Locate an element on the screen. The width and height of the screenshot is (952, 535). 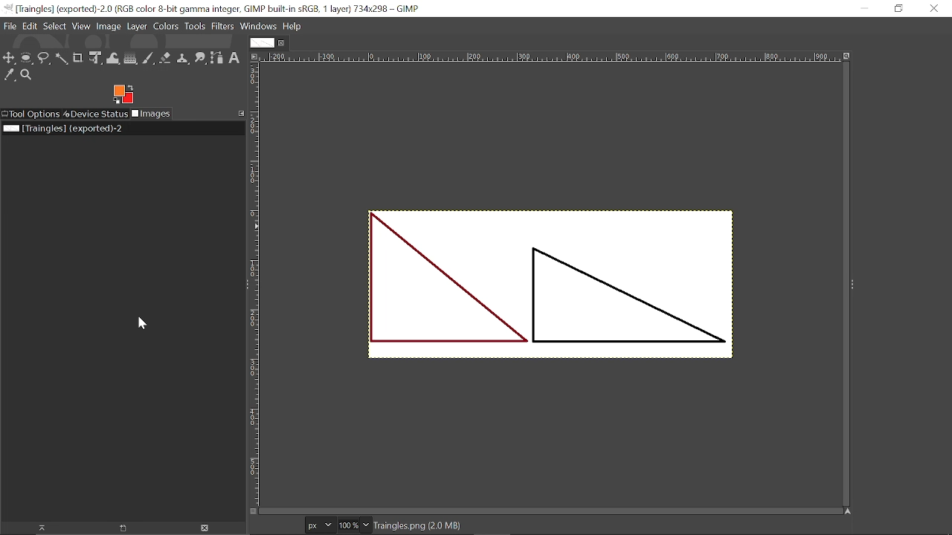
Minimize is located at coordinates (862, 9).